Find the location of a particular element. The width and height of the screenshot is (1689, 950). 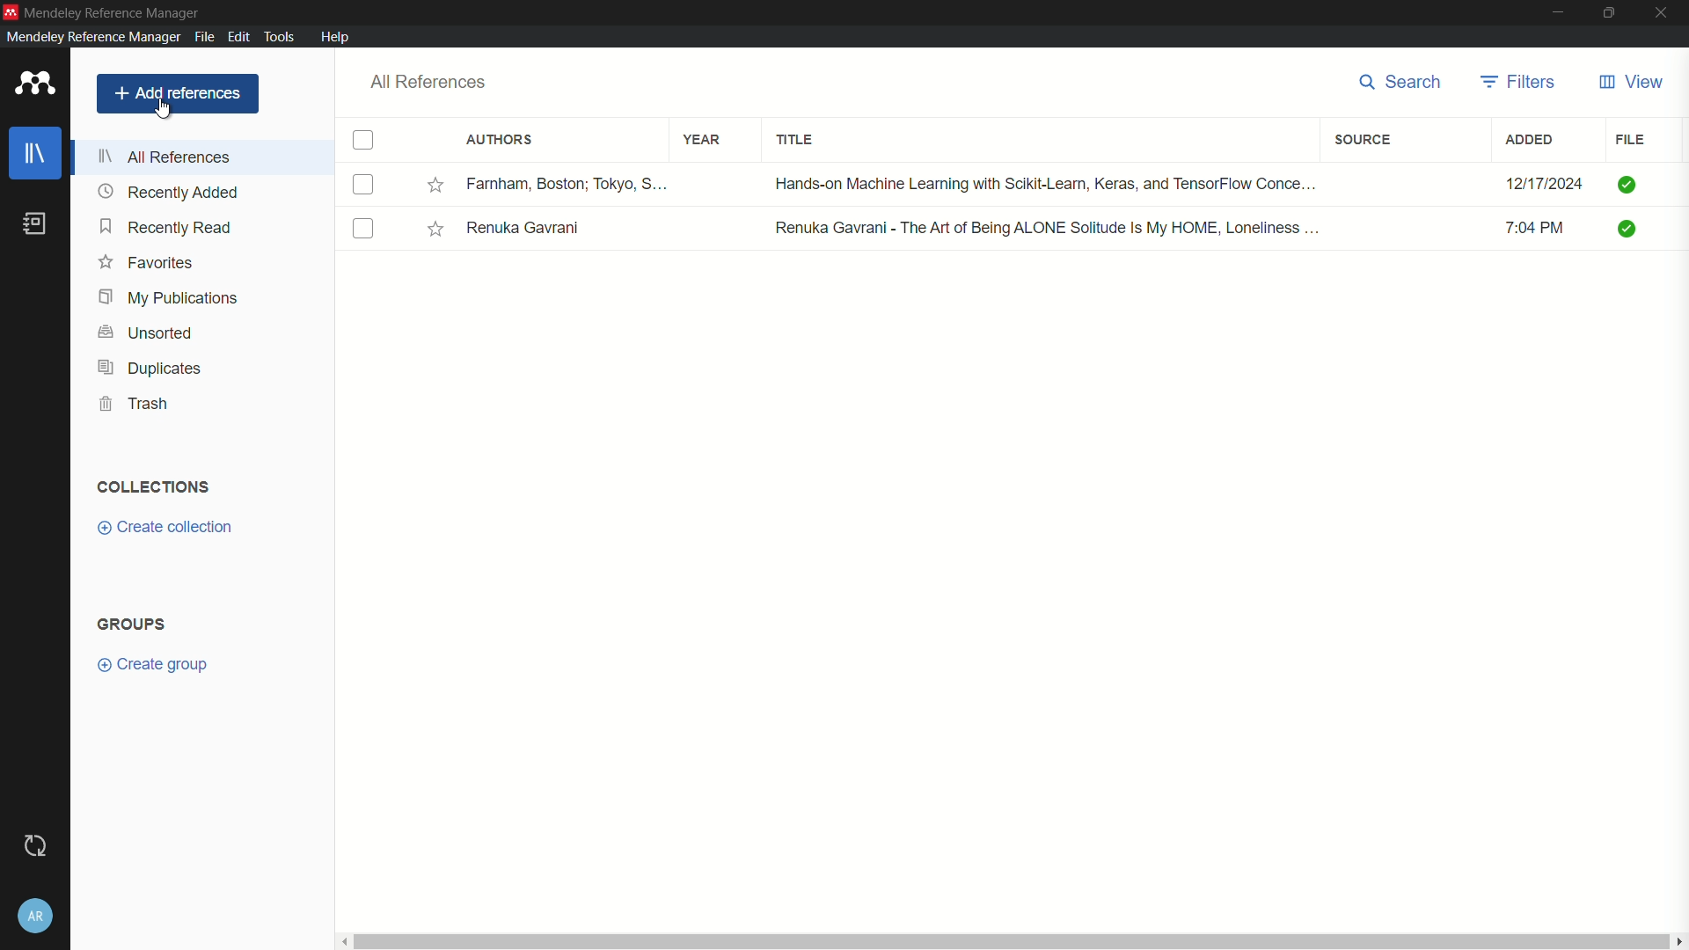

app icon is located at coordinates (35, 84).